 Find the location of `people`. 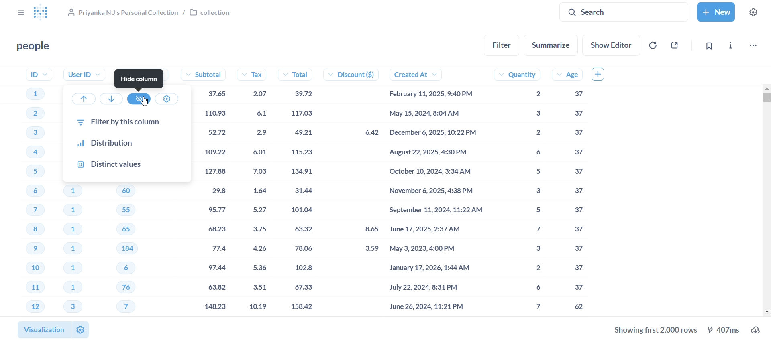

people is located at coordinates (30, 47).